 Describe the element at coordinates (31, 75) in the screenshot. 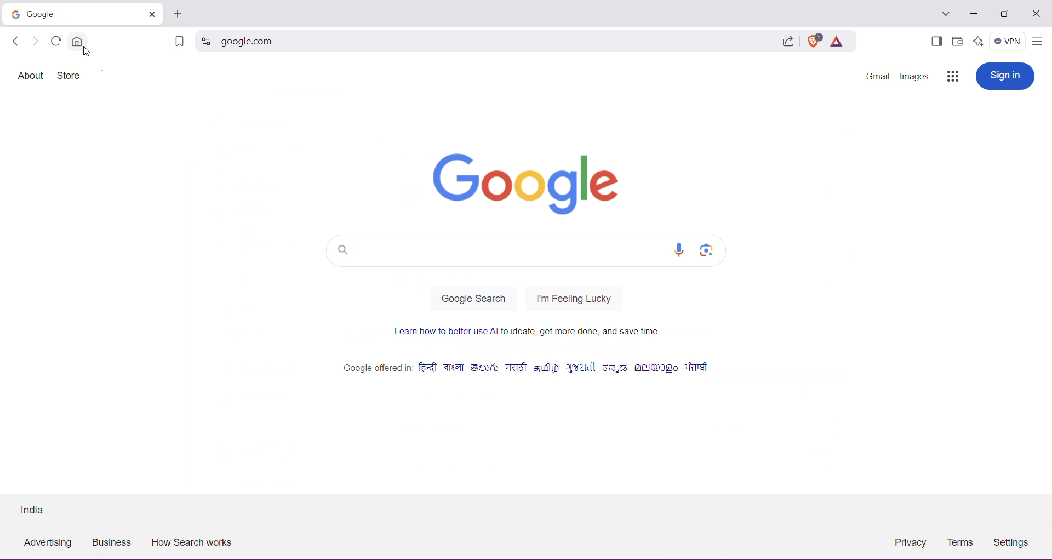

I see `About` at that location.